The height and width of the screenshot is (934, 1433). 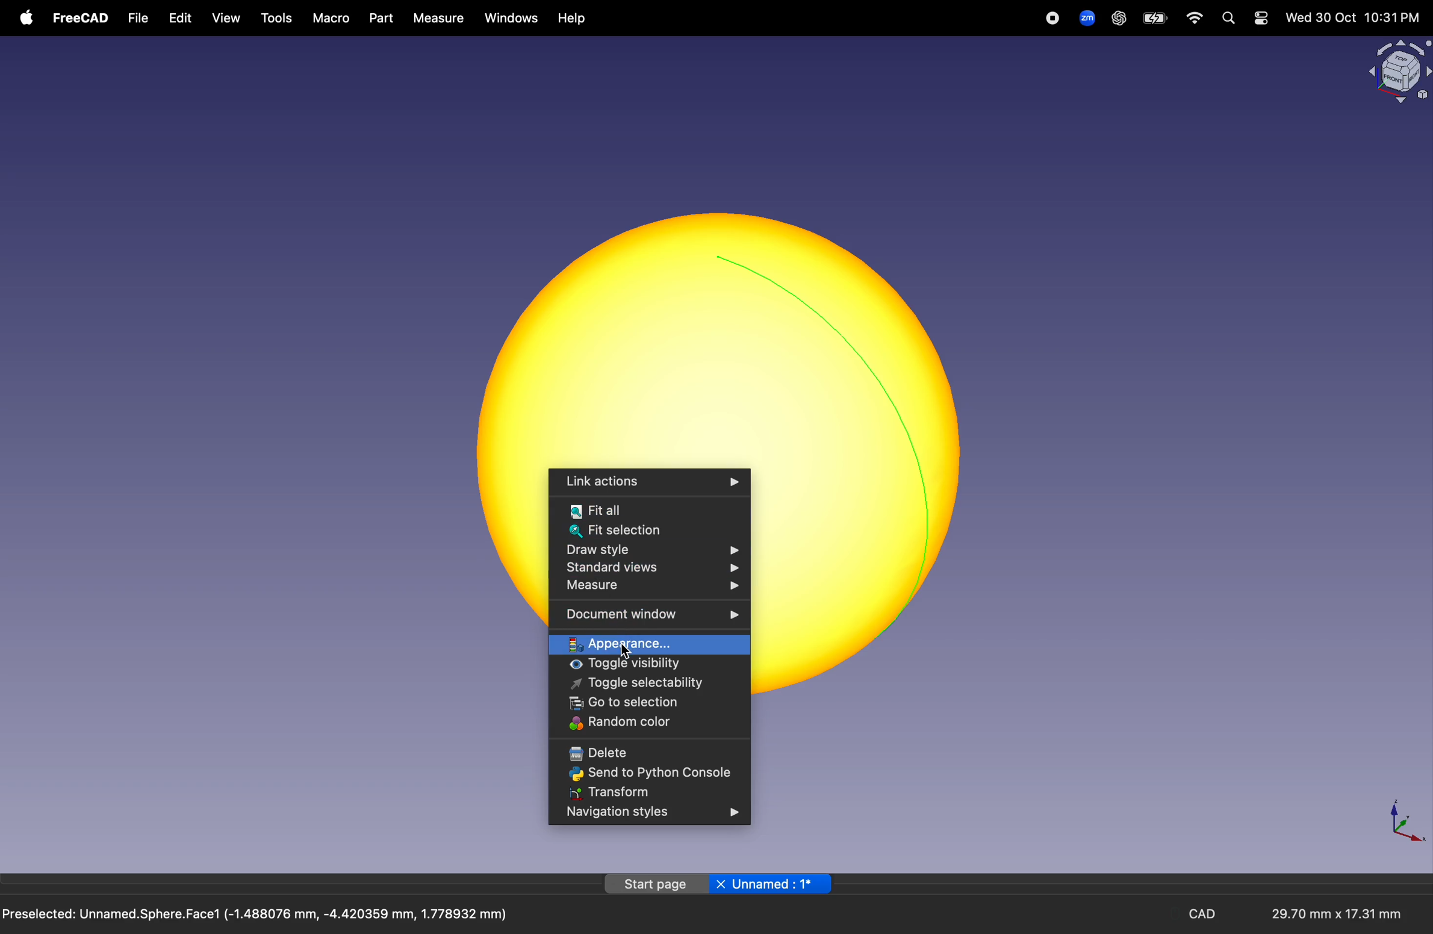 I want to click on fit selections, so click(x=648, y=532).